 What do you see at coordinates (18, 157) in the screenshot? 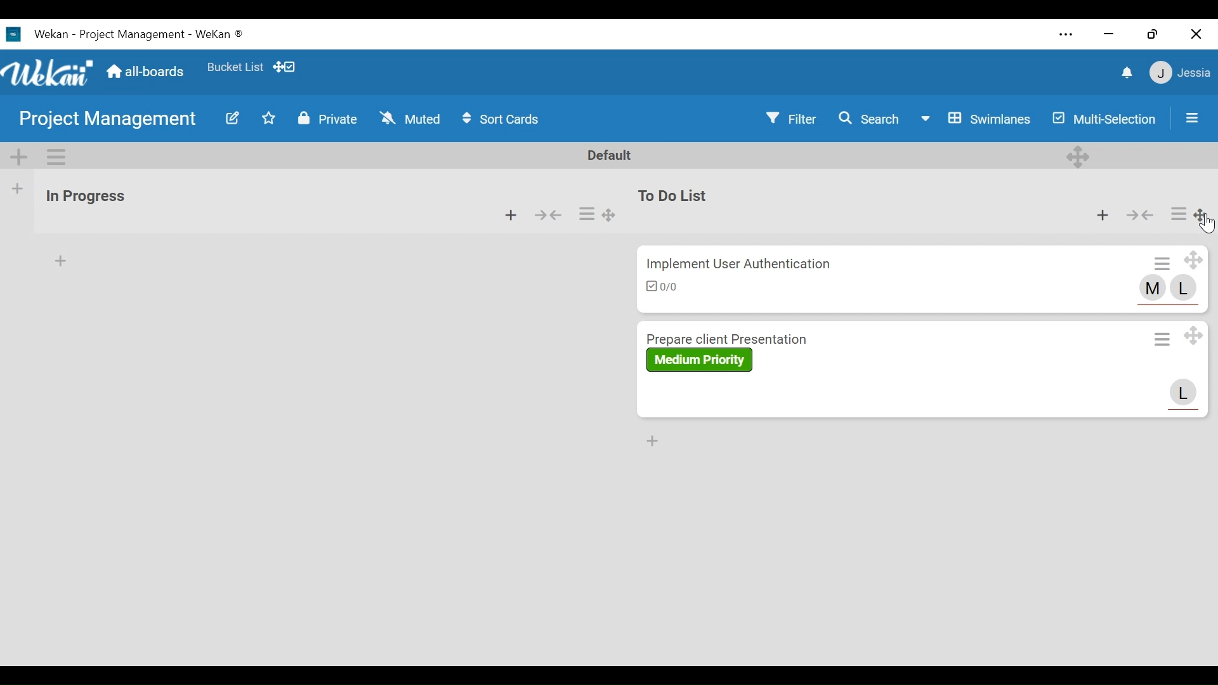
I see `Add Swimlane` at bounding box center [18, 157].